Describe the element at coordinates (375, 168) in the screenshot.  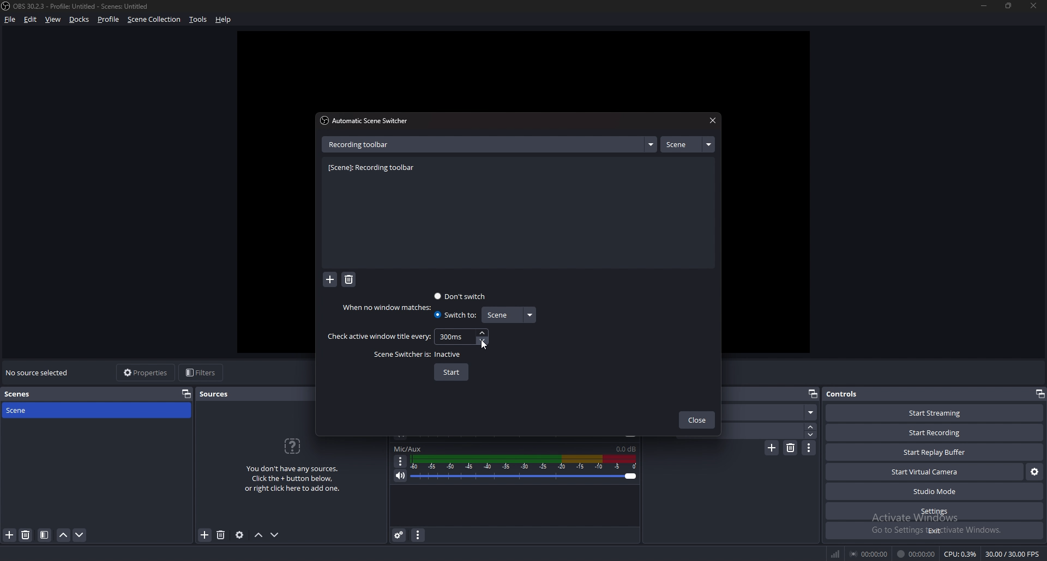
I see `recording toolbar` at that location.